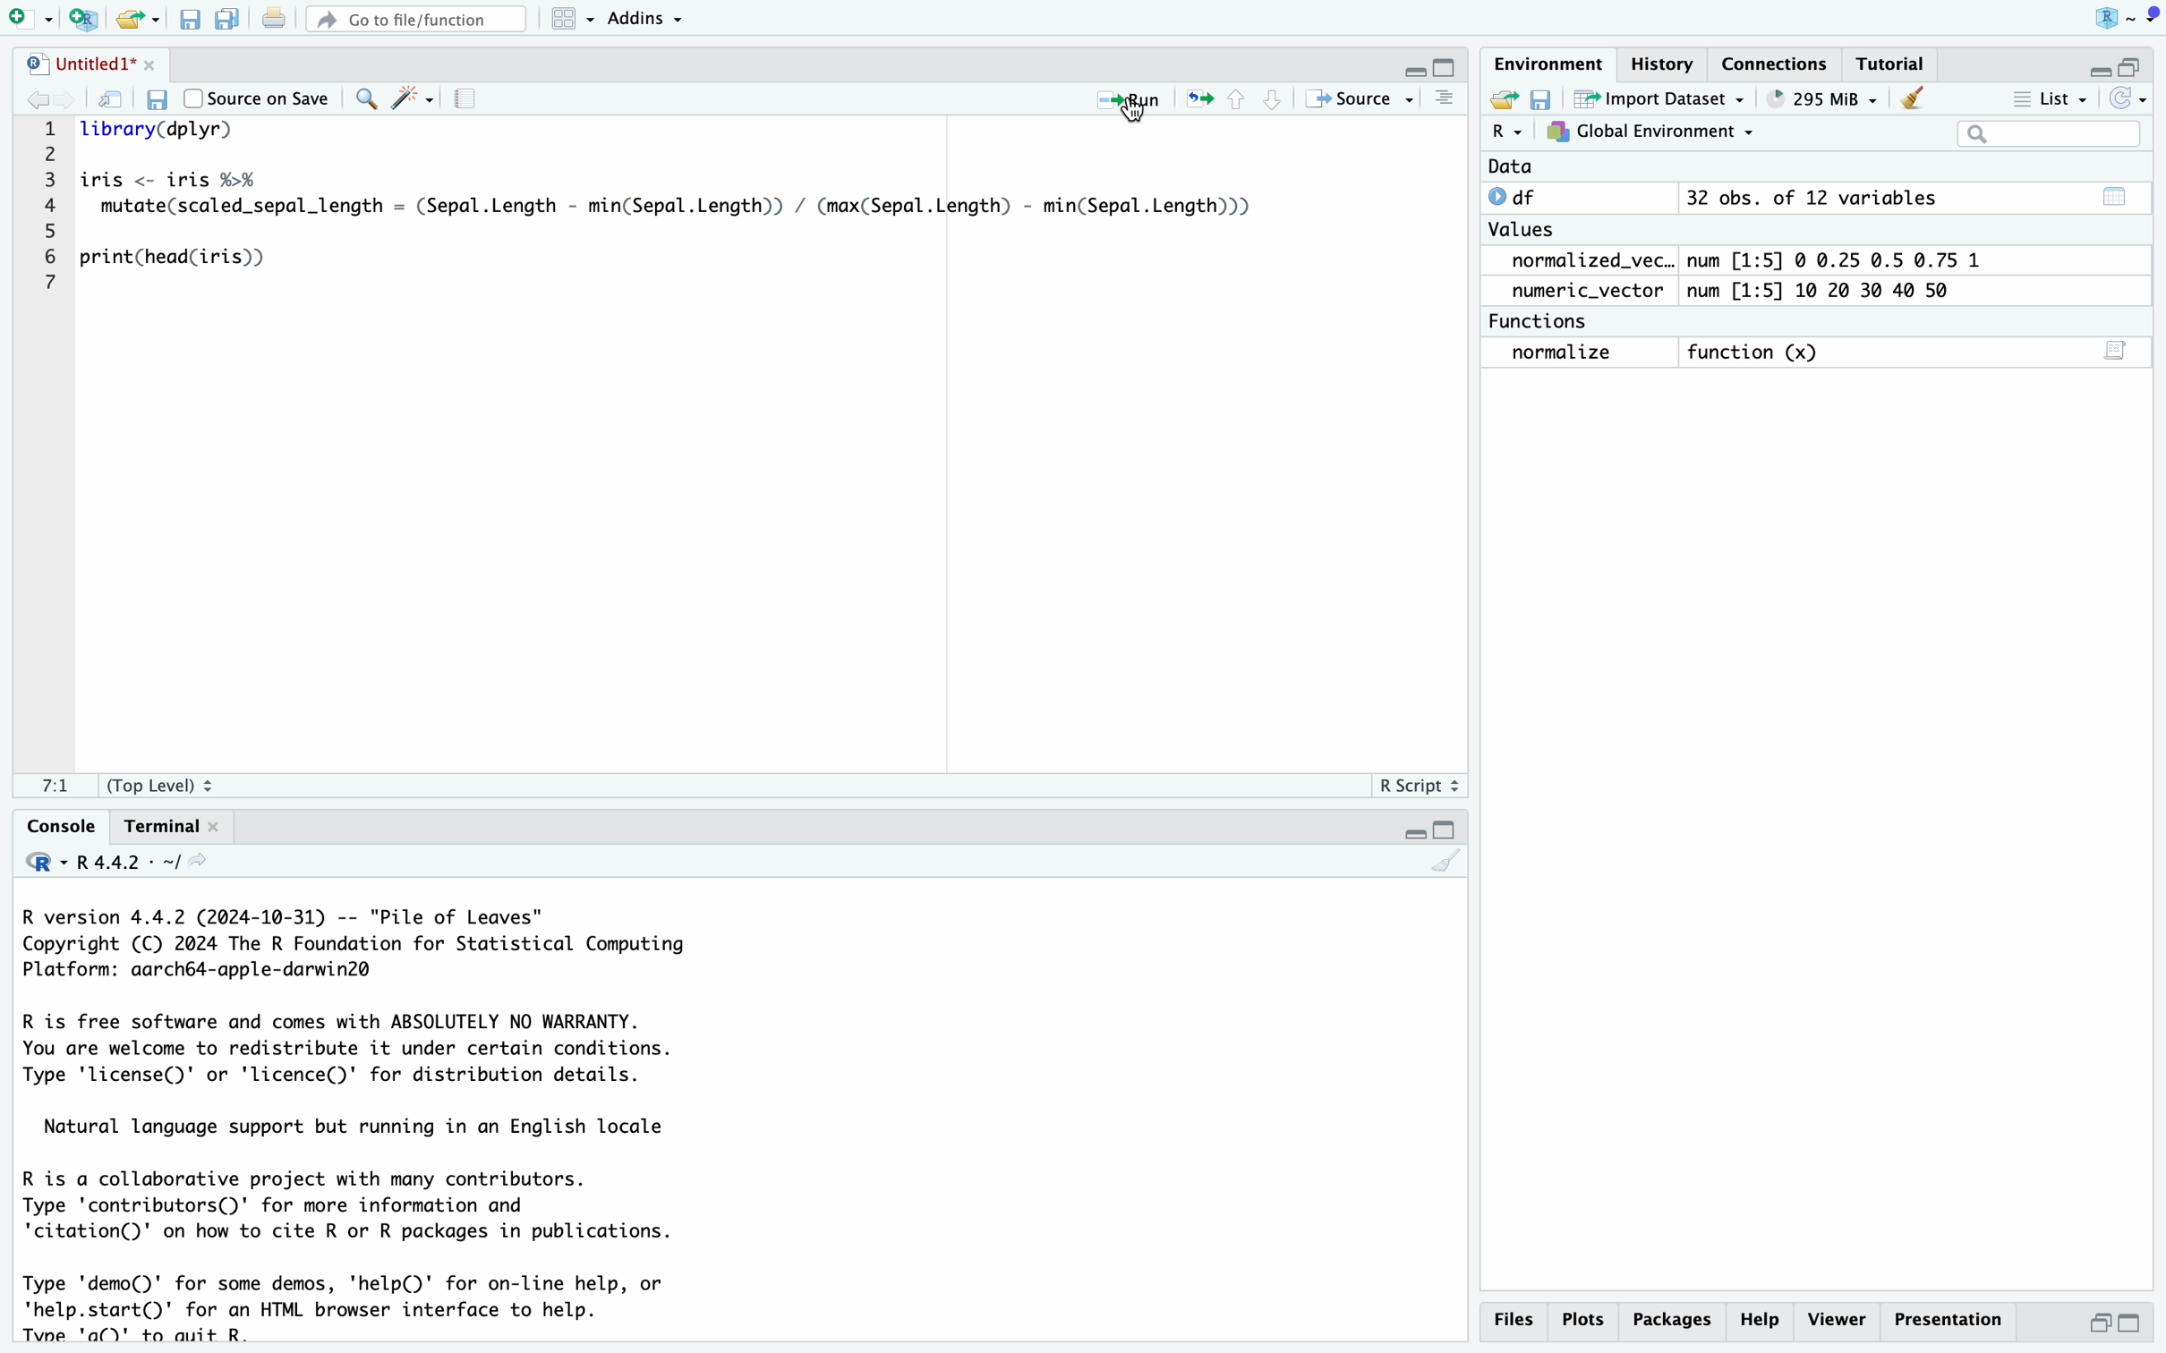 The image size is (2166, 1353). What do you see at coordinates (1511, 167) in the screenshot?
I see `Data` at bounding box center [1511, 167].